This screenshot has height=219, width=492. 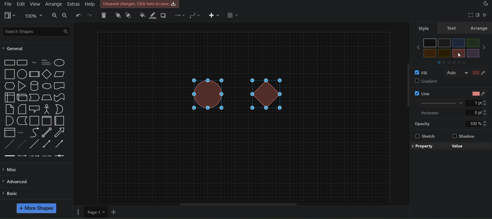 What do you see at coordinates (118, 15) in the screenshot?
I see `to front` at bounding box center [118, 15].